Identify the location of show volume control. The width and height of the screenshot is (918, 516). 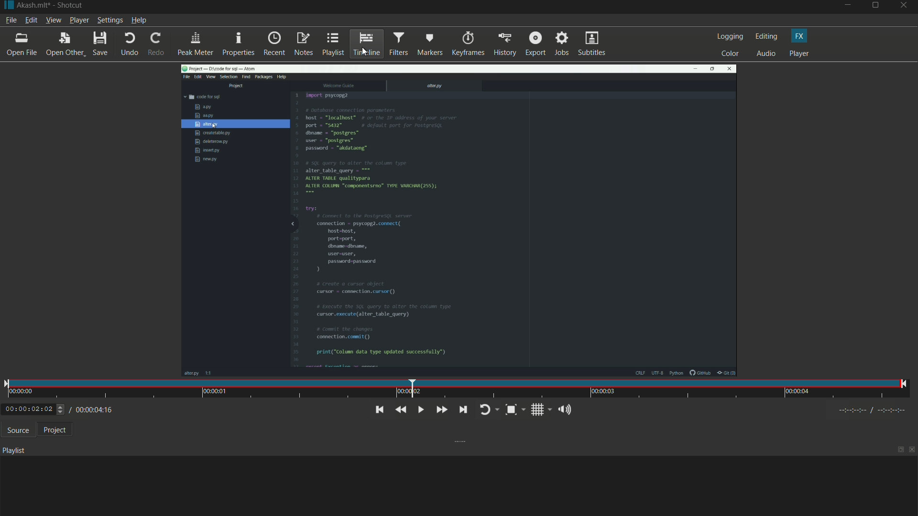
(567, 409).